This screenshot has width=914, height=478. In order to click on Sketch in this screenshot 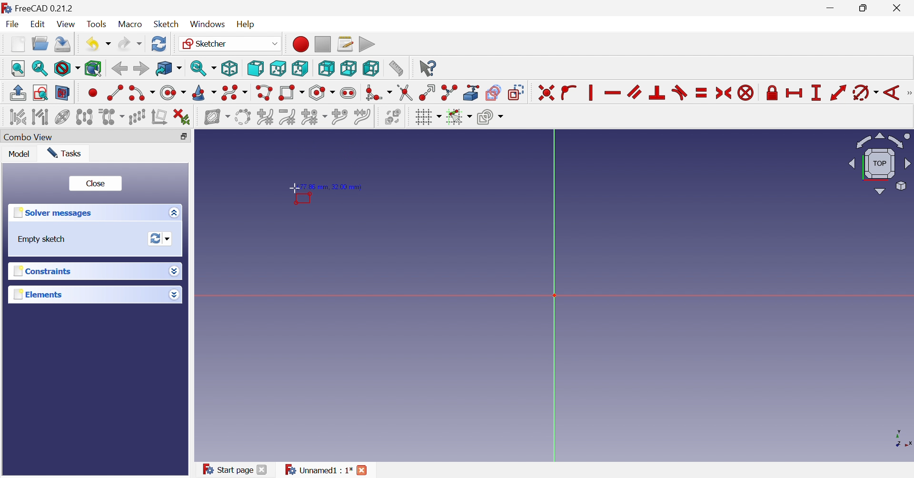, I will do `click(166, 24)`.